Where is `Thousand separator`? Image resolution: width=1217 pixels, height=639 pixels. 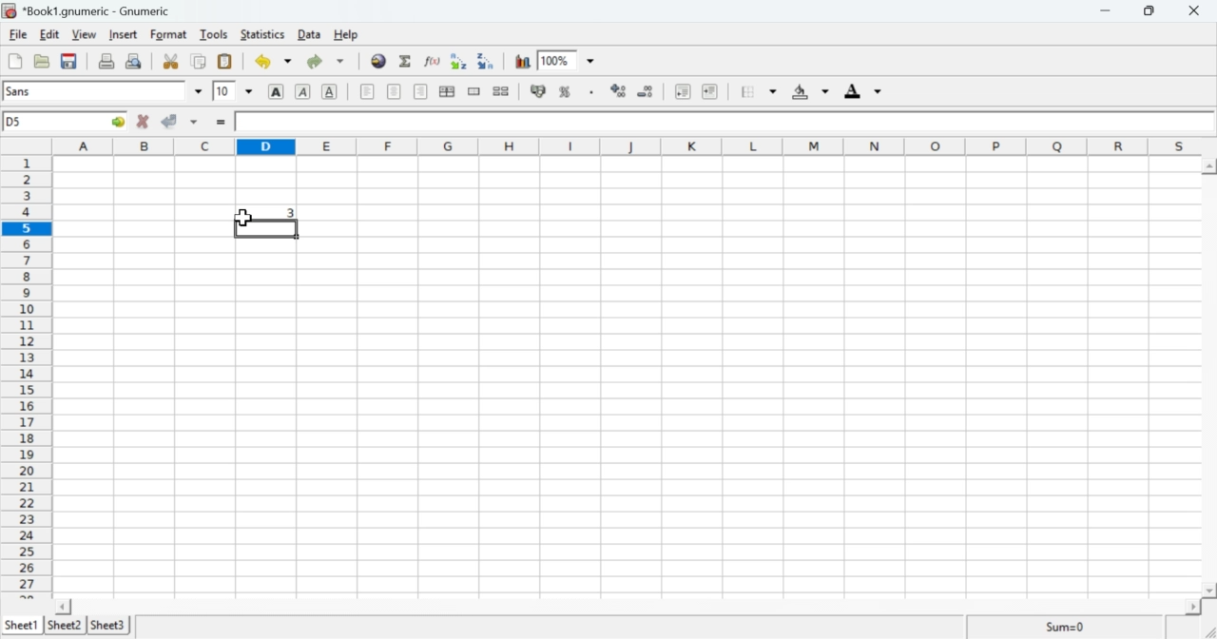
Thousand separator is located at coordinates (590, 92).